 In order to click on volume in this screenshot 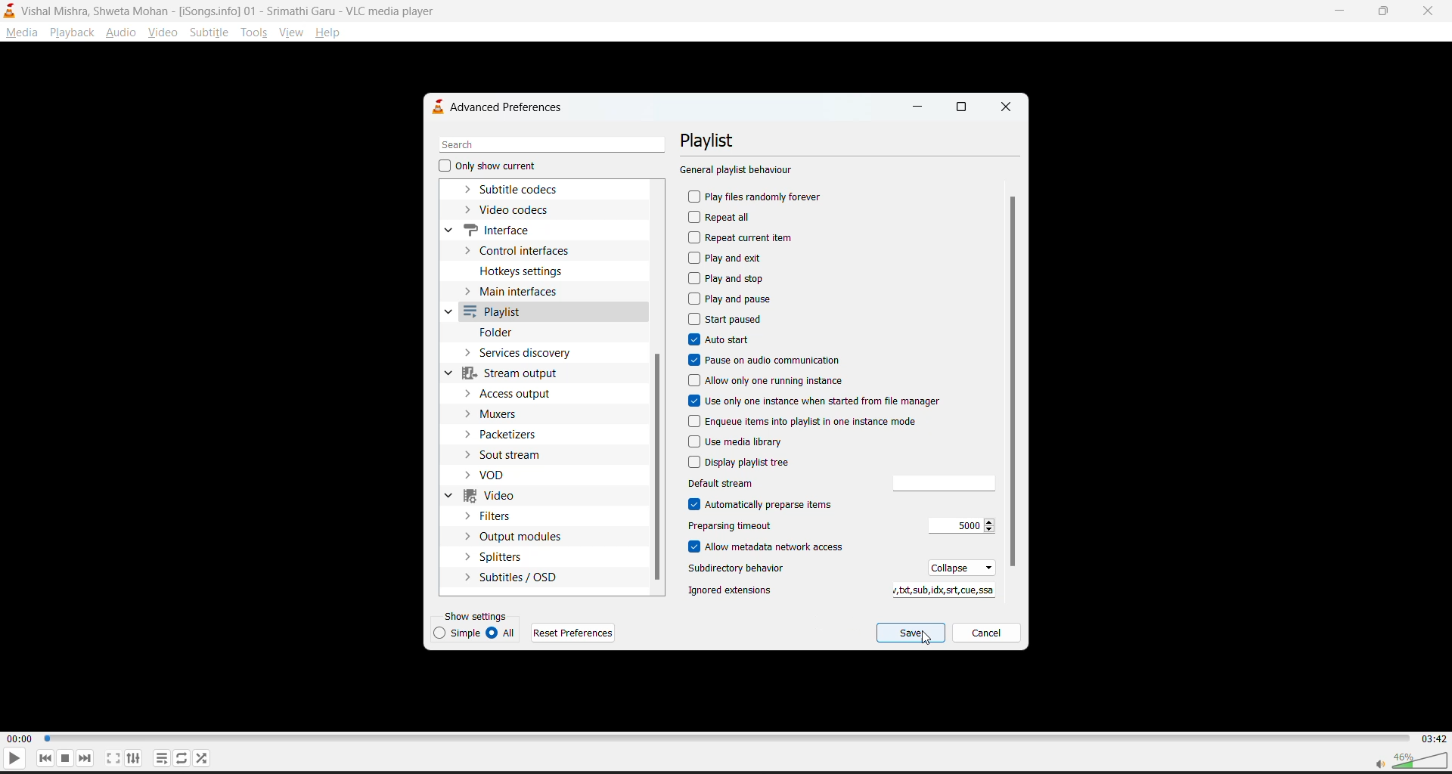, I will do `click(1404, 759)`.